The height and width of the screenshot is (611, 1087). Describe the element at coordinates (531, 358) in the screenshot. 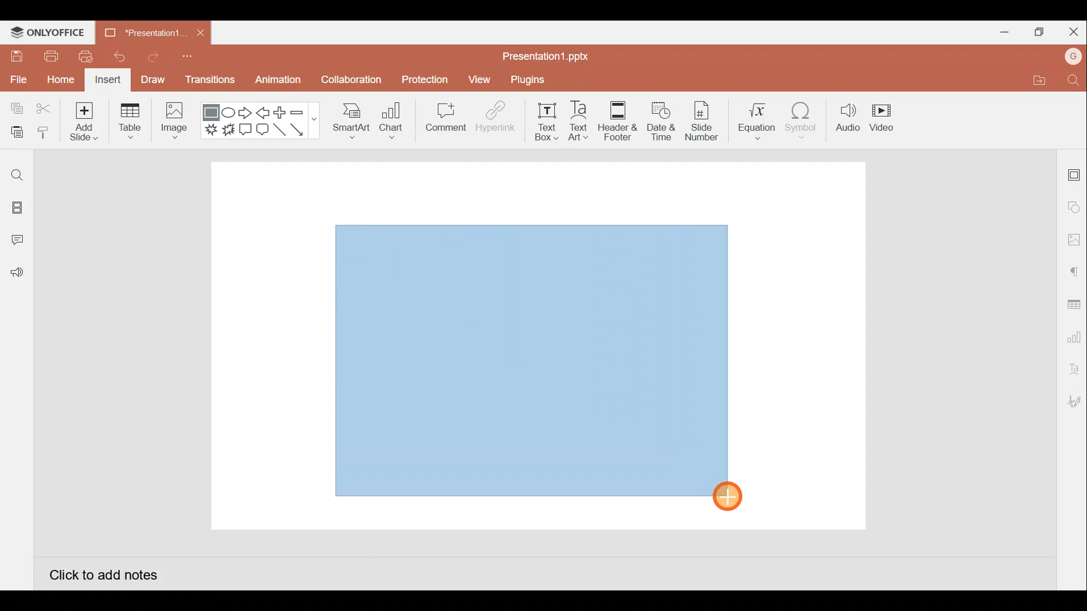

I see `Inserted rectangle shape on presentation slide` at that location.